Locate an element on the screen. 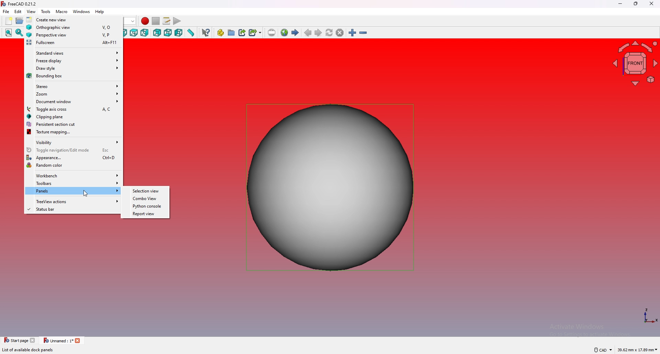  fit all is located at coordinates (9, 33).